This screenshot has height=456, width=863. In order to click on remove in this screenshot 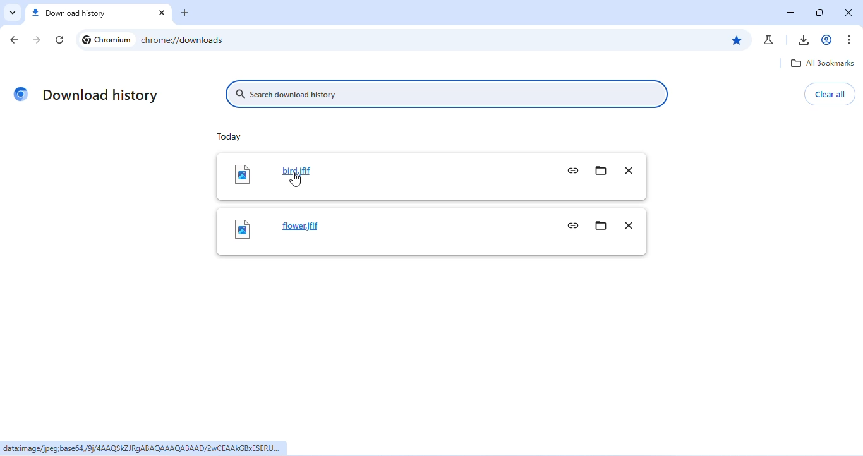, I will do `click(629, 226)`.